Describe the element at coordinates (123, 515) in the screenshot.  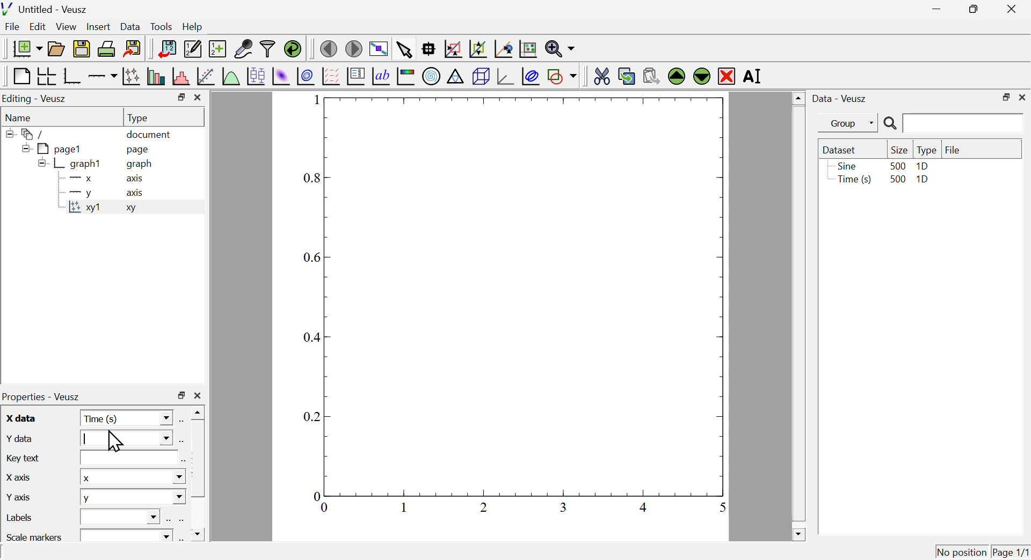
I see `text box` at that location.